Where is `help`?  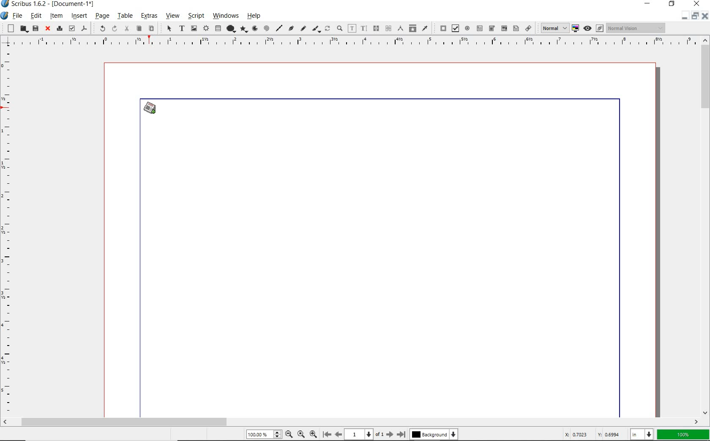 help is located at coordinates (254, 16).